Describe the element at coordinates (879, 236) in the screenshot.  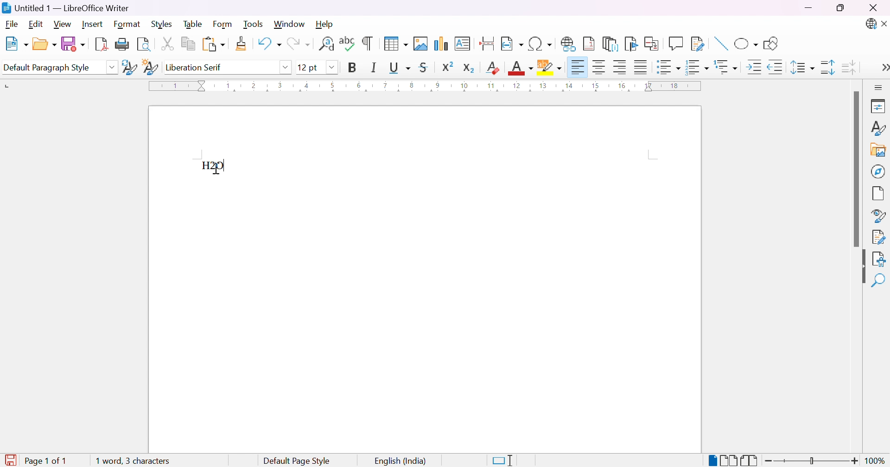
I see `Manage check` at that location.